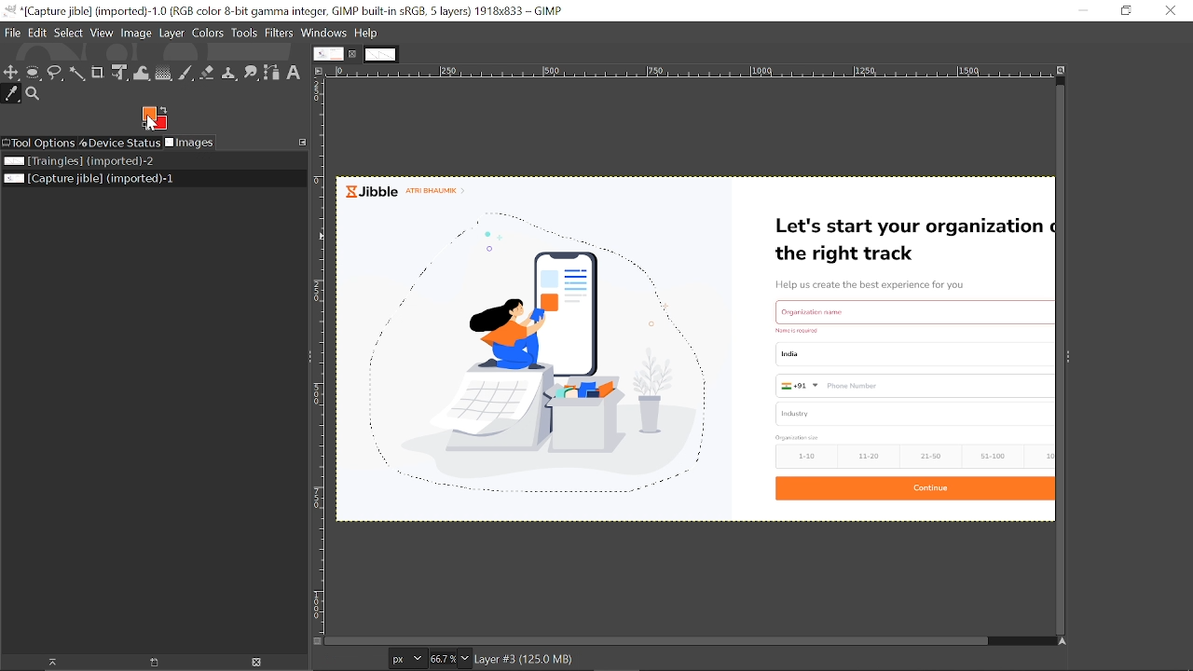 The width and height of the screenshot is (1193, 671). I want to click on Zoom image when window size changes, so click(1061, 70).